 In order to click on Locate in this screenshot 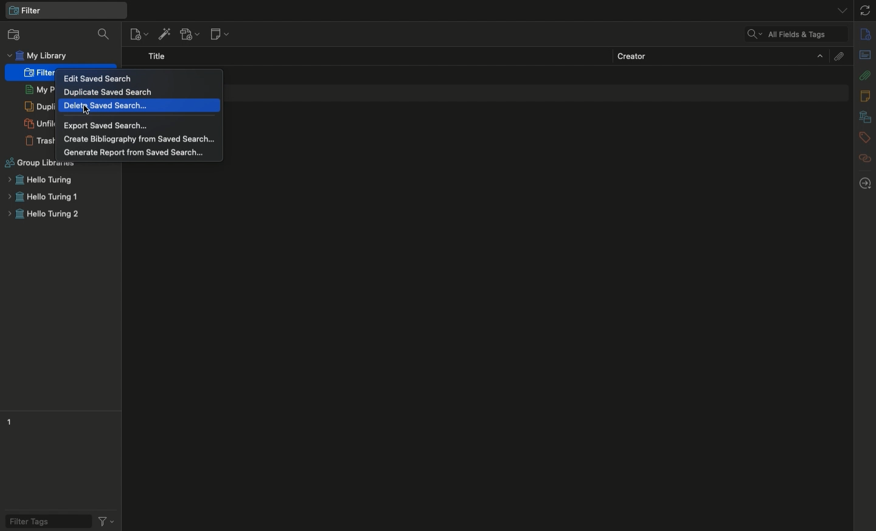, I will do `click(865, 183)`.